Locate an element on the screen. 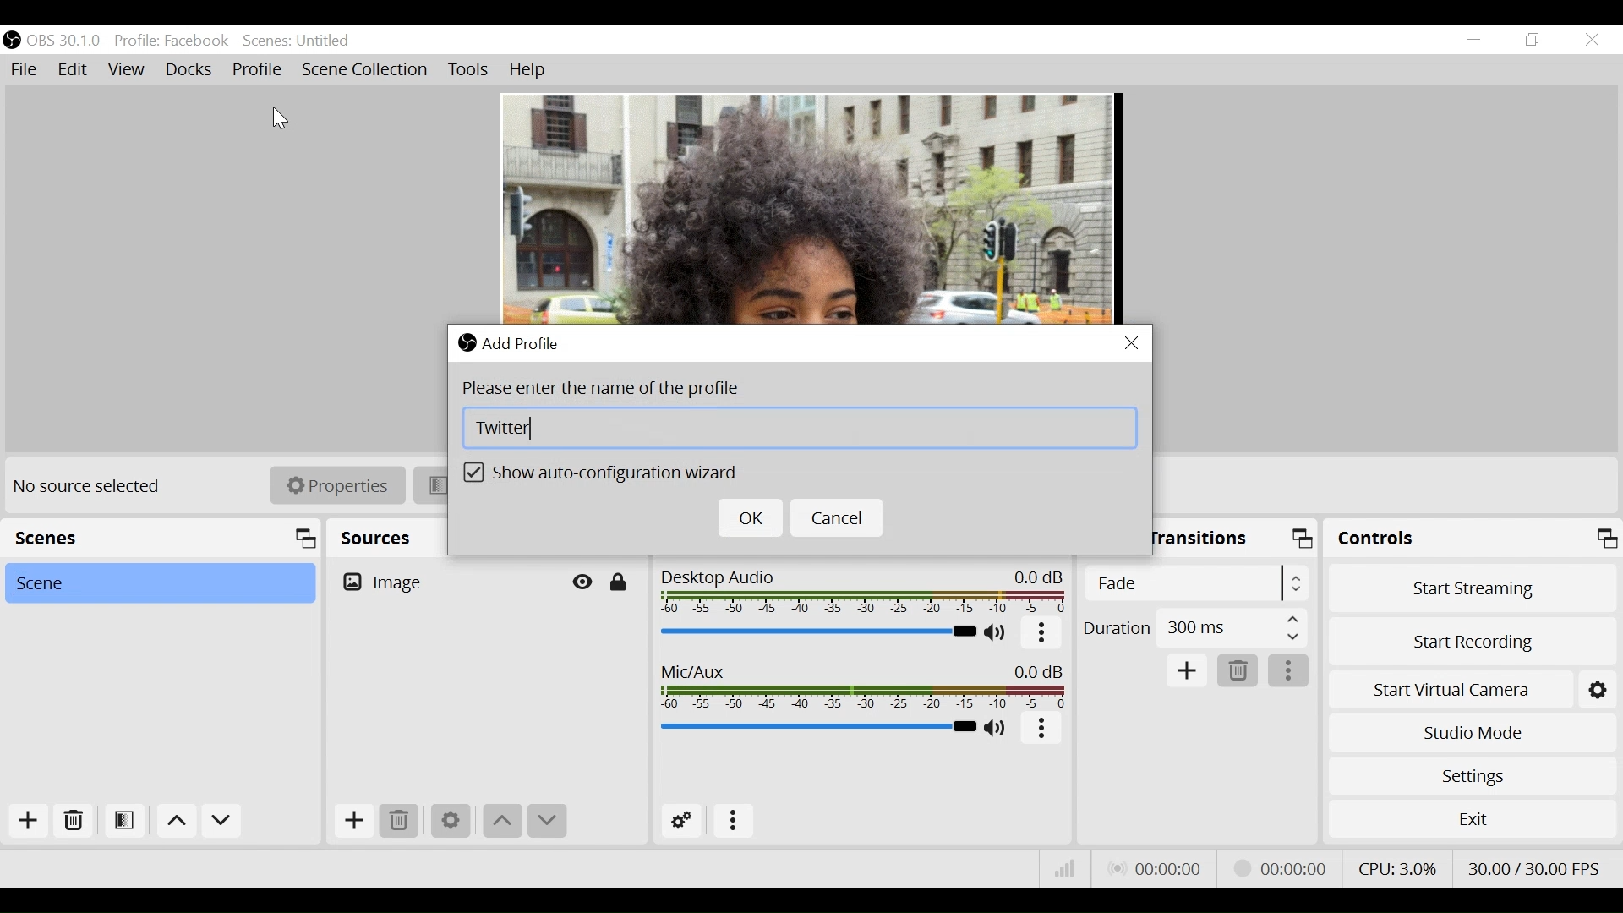  Image is located at coordinates (445, 581).